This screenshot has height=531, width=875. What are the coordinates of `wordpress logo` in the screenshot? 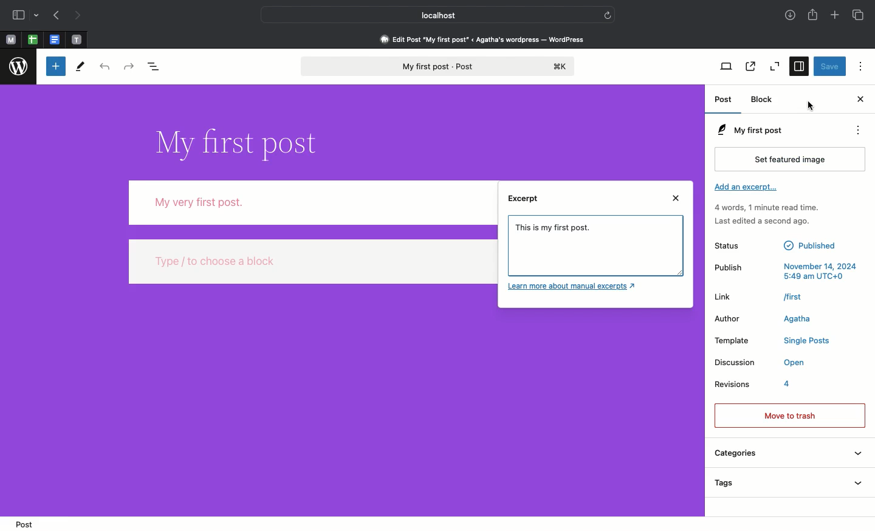 It's located at (19, 67).